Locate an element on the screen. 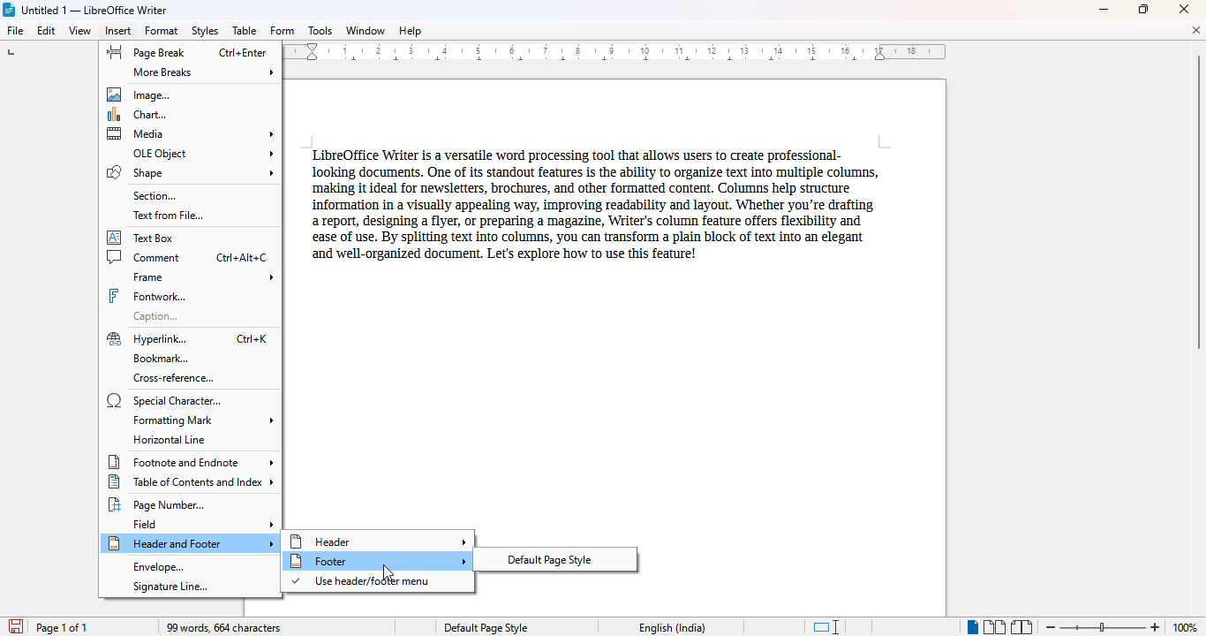 The image size is (1206, 636). form is located at coordinates (282, 31).